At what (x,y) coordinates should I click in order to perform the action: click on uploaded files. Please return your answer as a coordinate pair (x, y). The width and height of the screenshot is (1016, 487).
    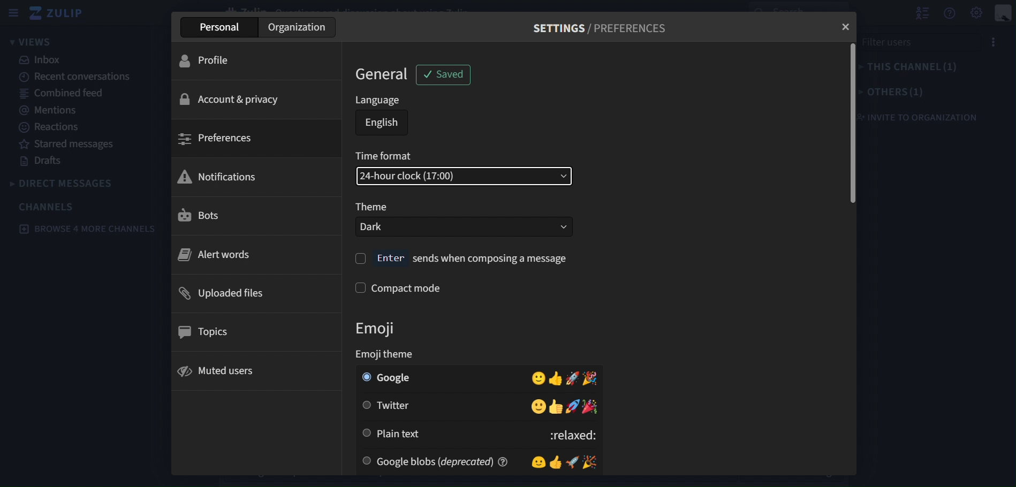
    Looking at the image, I should click on (253, 292).